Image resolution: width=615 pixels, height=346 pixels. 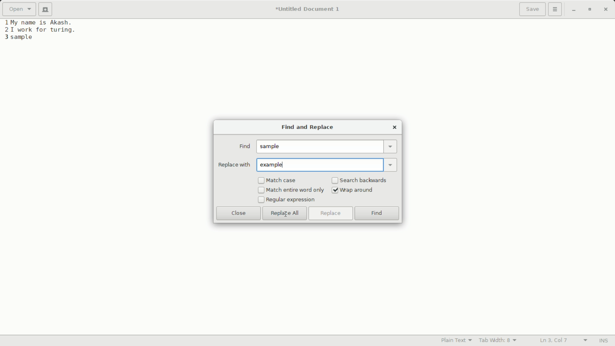 What do you see at coordinates (295, 190) in the screenshot?
I see `match entire word only` at bounding box center [295, 190].